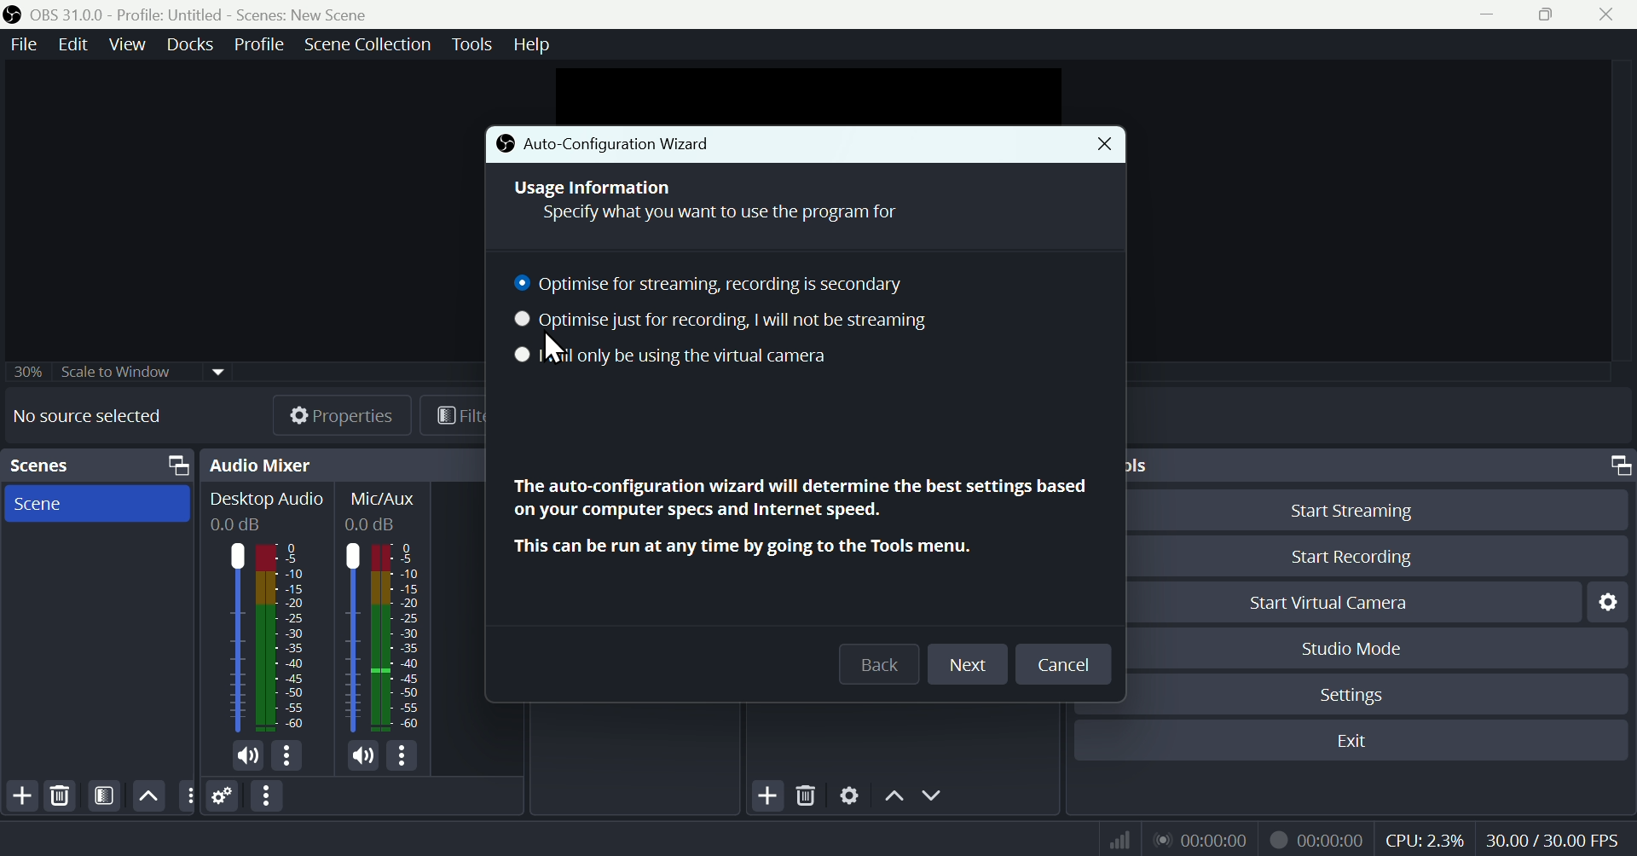 The image size is (1637, 856). What do you see at coordinates (1063, 664) in the screenshot?
I see `Cancel` at bounding box center [1063, 664].